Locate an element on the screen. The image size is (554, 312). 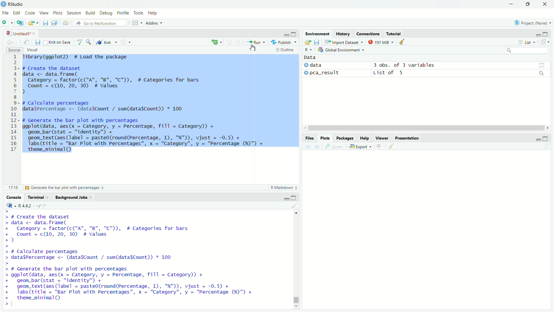
memory usage: 191MB is located at coordinates (382, 42).